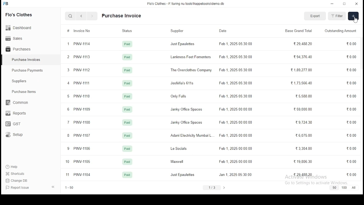 Image resolution: width=364 pixels, height=205 pixels. I want to click on Adan Electricity Mumbai L., so click(192, 136).